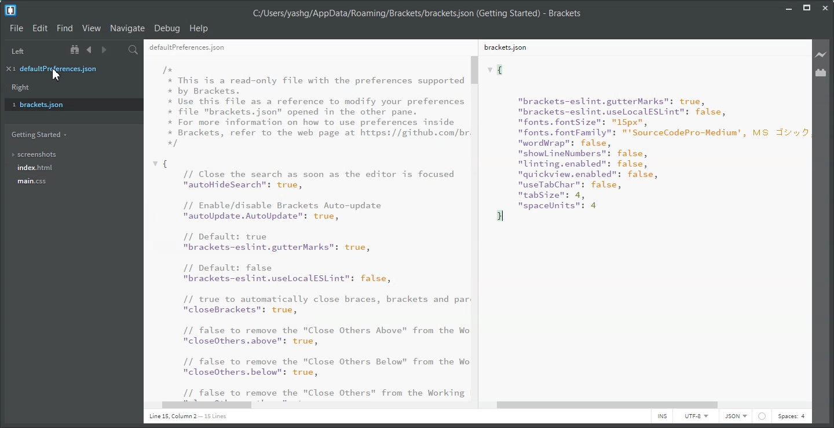 The height and width of the screenshot is (428, 834). Describe the element at coordinates (305, 405) in the screenshot. I see `Horizontal Scroll Bar` at that location.